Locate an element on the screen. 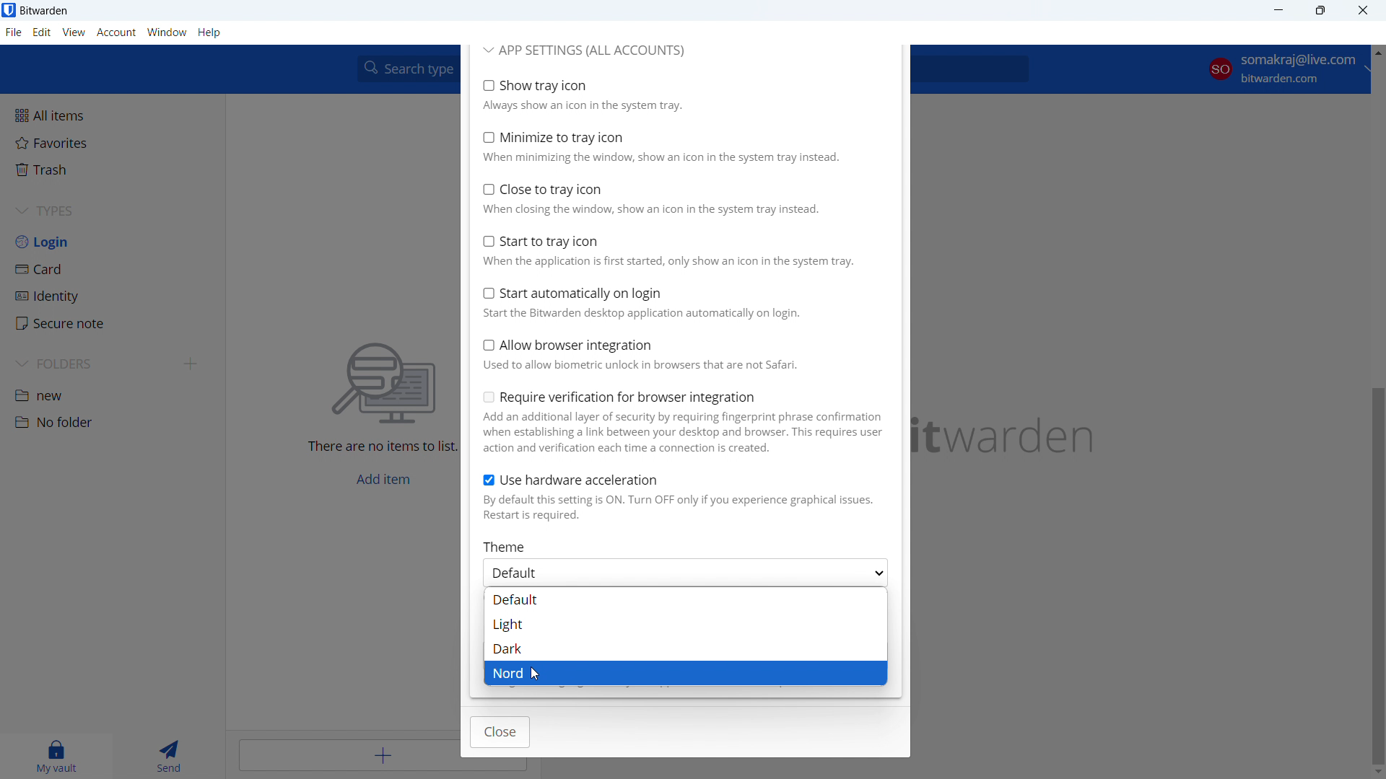 The height and width of the screenshot is (779, 1386). account is located at coordinates (1282, 71).